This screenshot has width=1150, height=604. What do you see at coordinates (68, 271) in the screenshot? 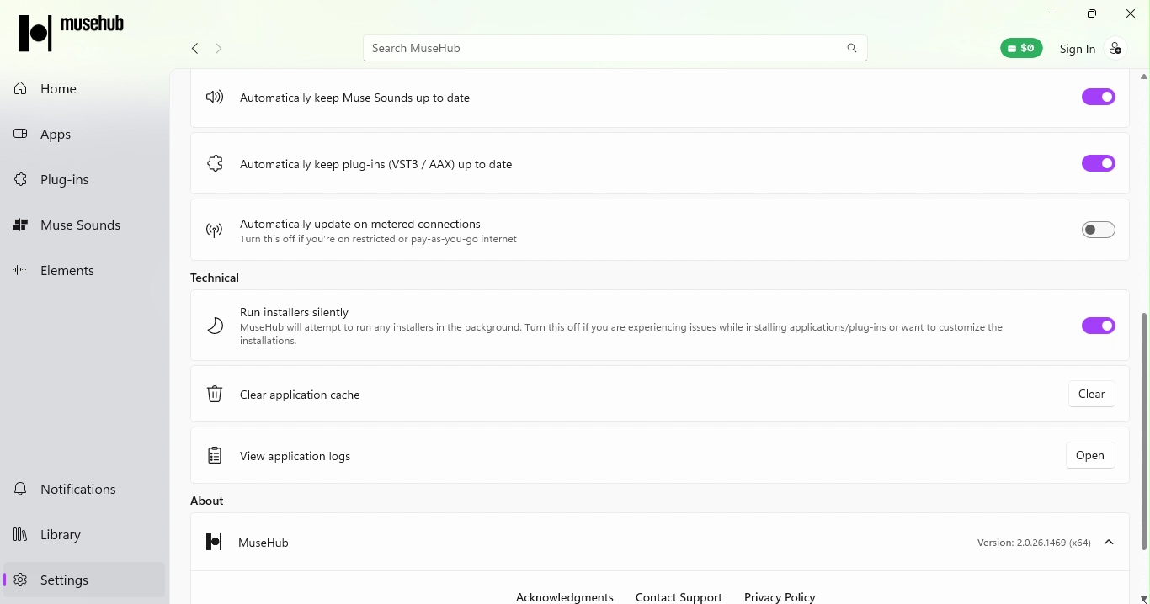
I see `Elements` at bounding box center [68, 271].